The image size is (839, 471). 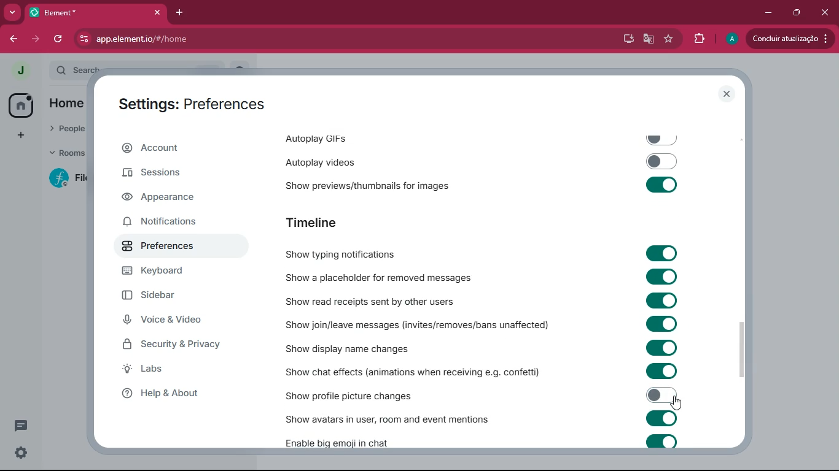 I want to click on back, so click(x=14, y=39).